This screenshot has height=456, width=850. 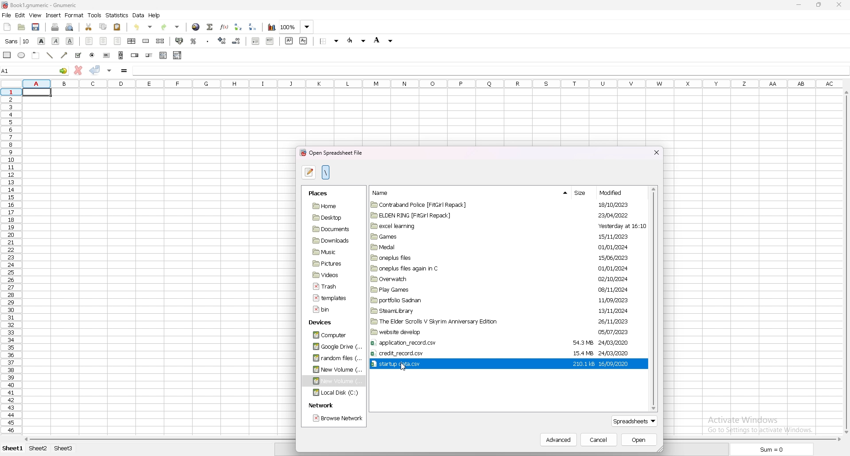 I want to click on superscript, so click(x=289, y=41).